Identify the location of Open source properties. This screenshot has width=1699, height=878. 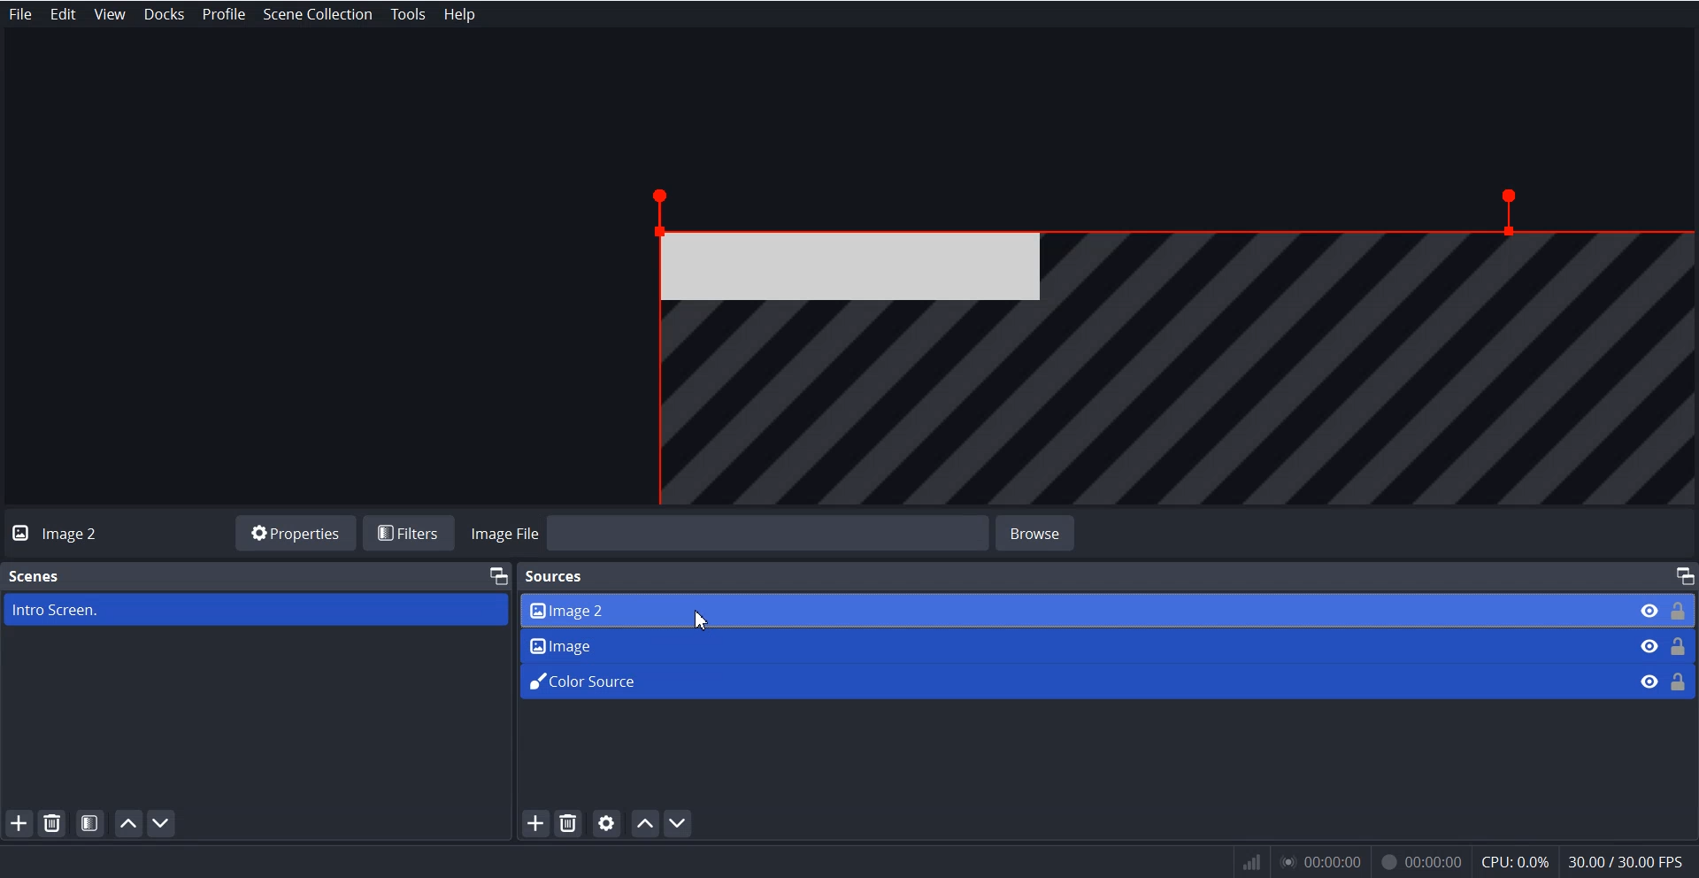
(607, 823).